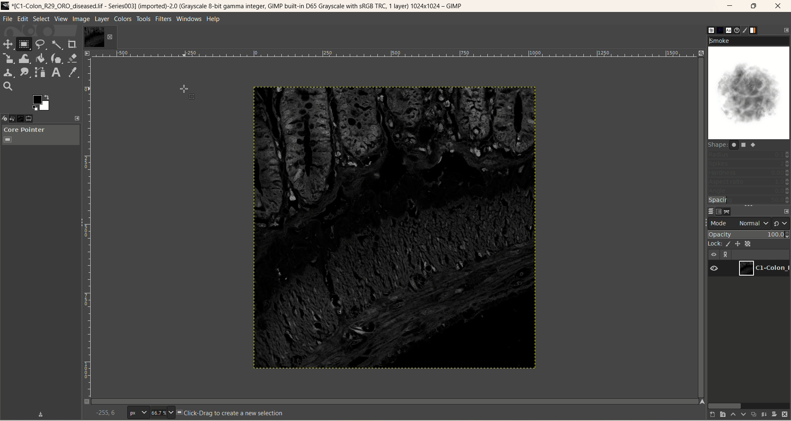 The image size is (791, 421). Describe the element at coordinates (5, 119) in the screenshot. I see `device status` at that location.